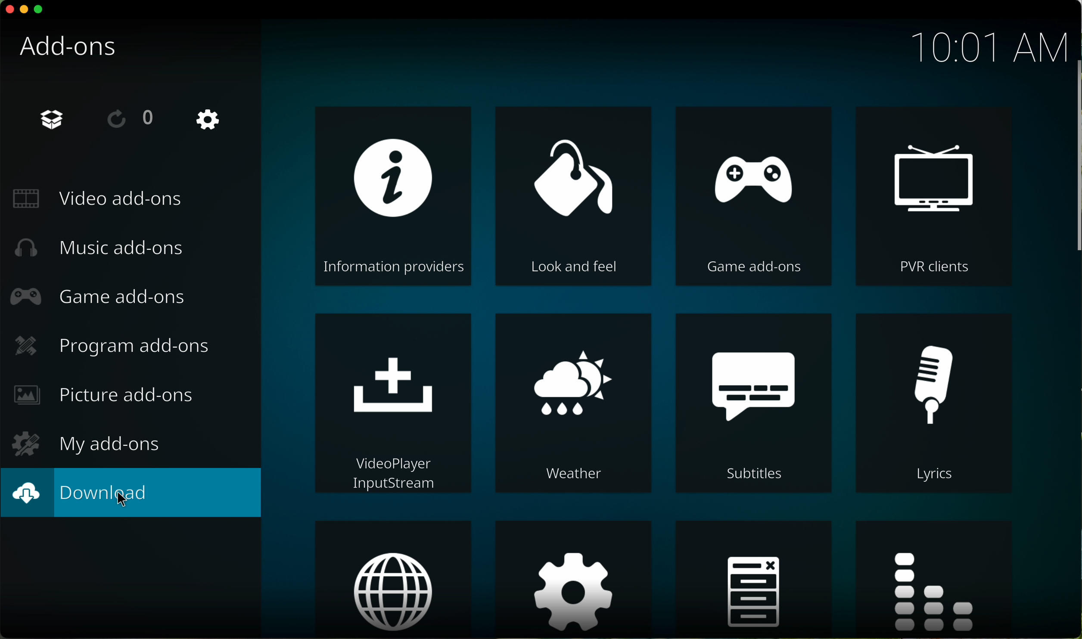 The width and height of the screenshot is (1082, 639). I want to click on browser, so click(392, 579).